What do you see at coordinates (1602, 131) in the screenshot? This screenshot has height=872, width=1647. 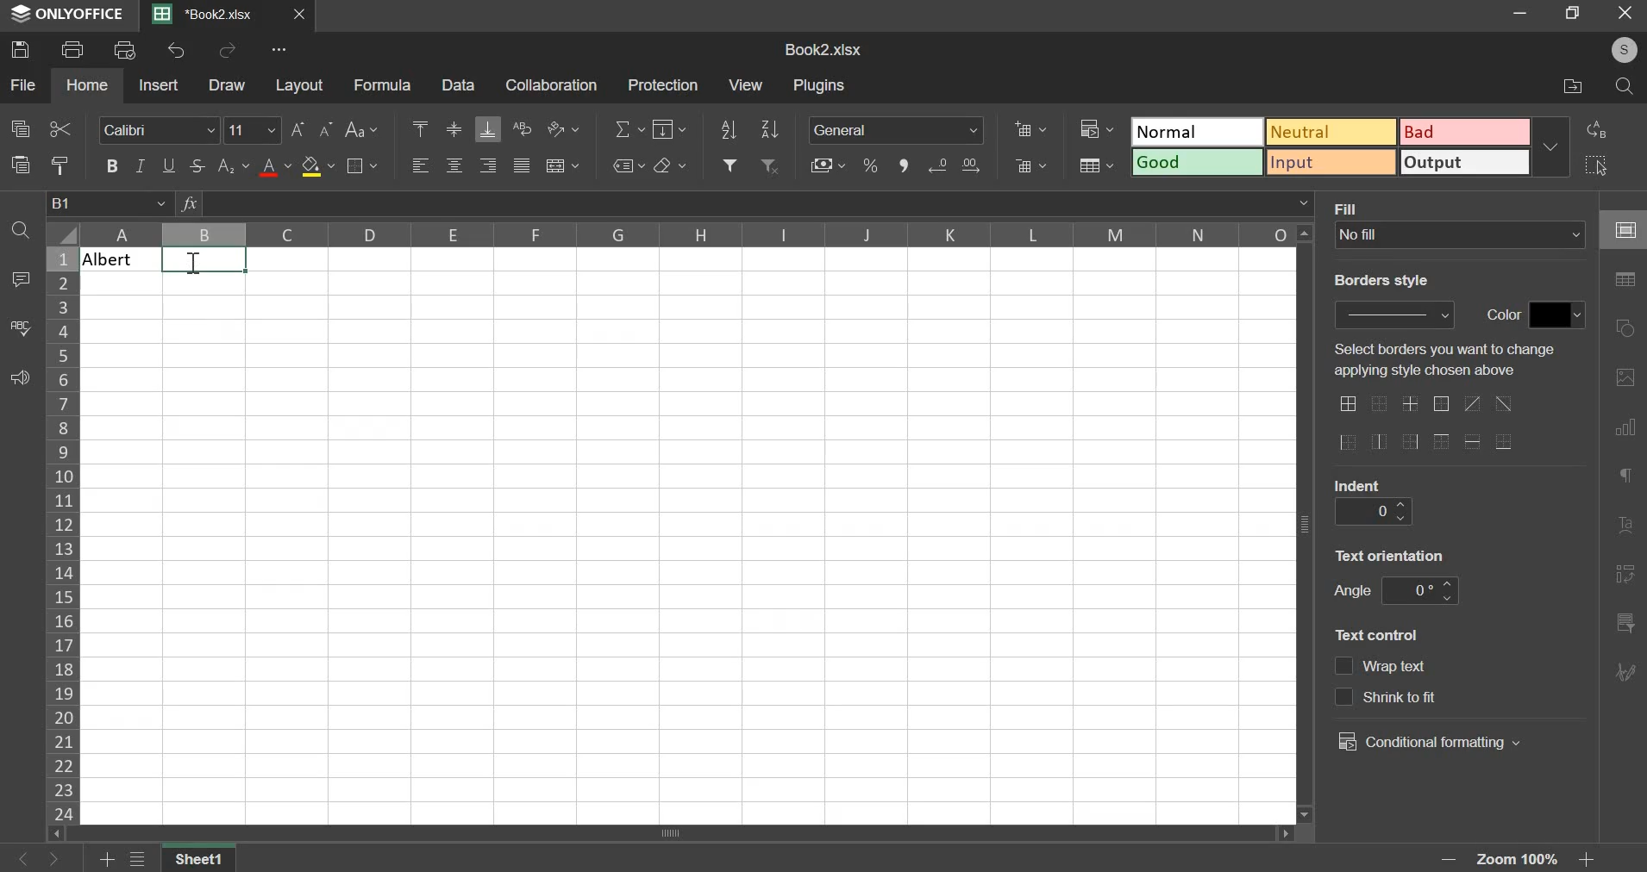 I see `replace` at bounding box center [1602, 131].